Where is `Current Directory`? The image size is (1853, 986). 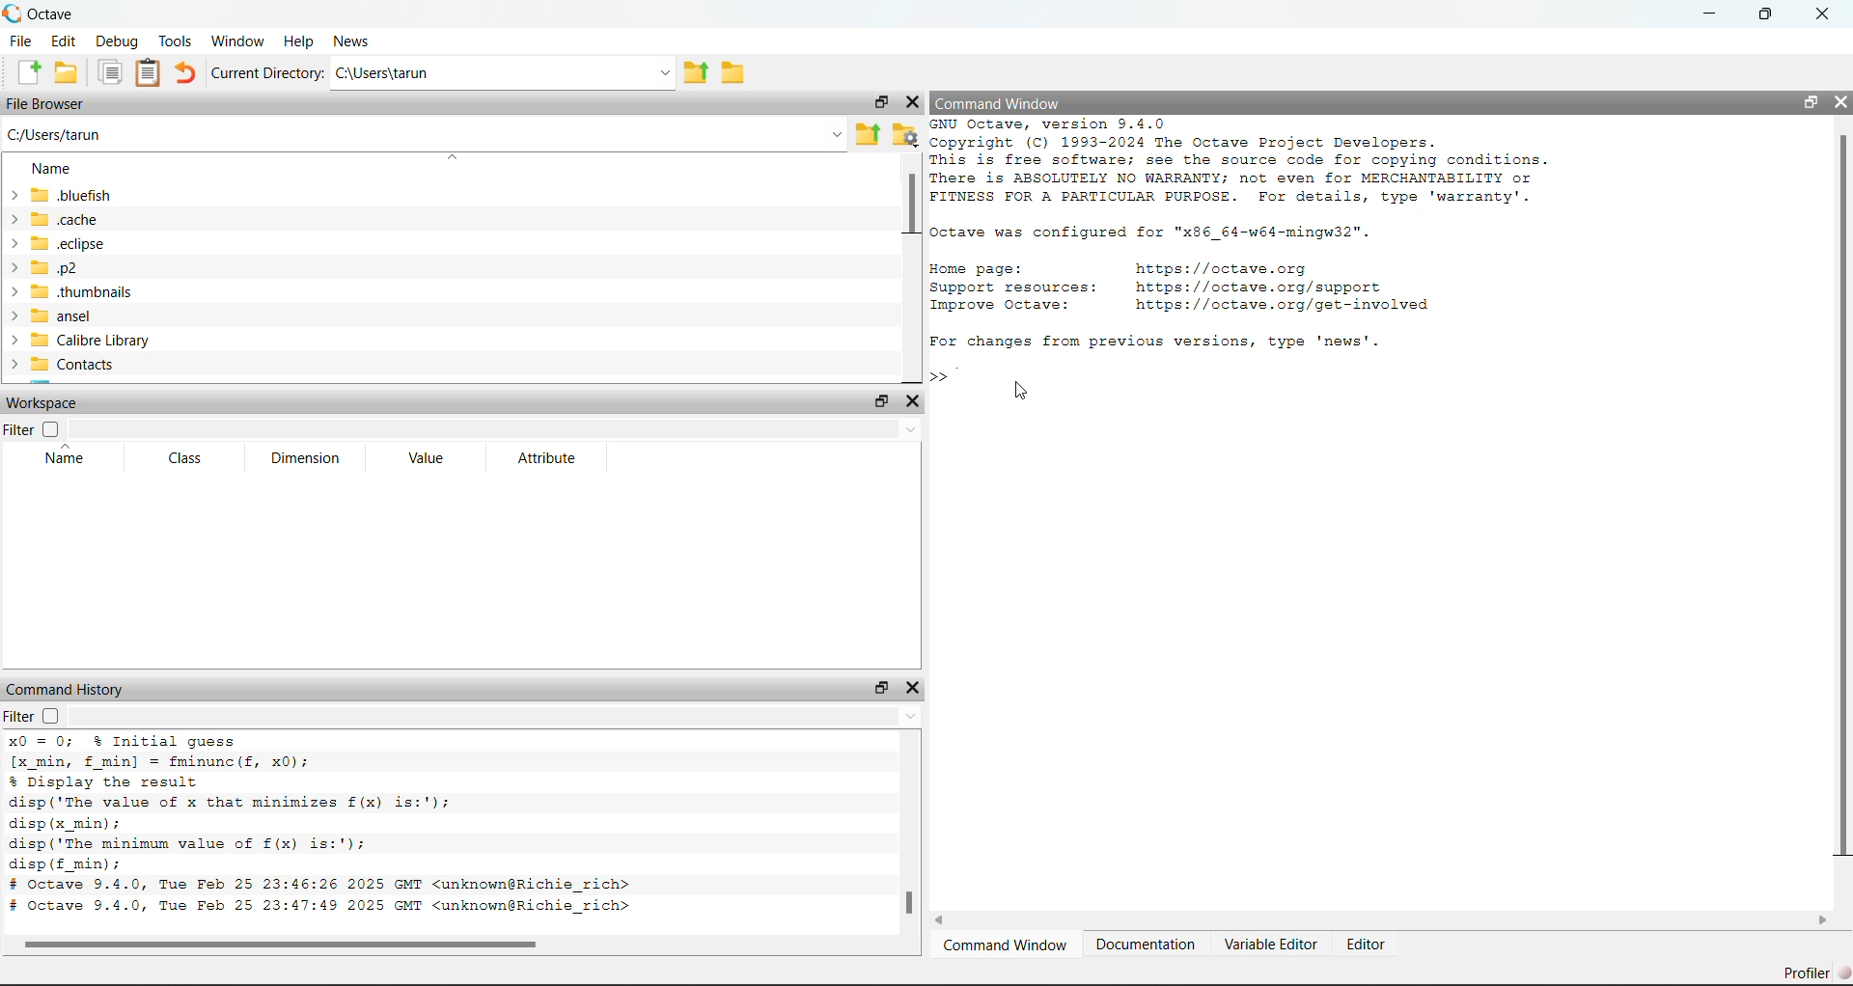
Current Directory is located at coordinates (266, 72).